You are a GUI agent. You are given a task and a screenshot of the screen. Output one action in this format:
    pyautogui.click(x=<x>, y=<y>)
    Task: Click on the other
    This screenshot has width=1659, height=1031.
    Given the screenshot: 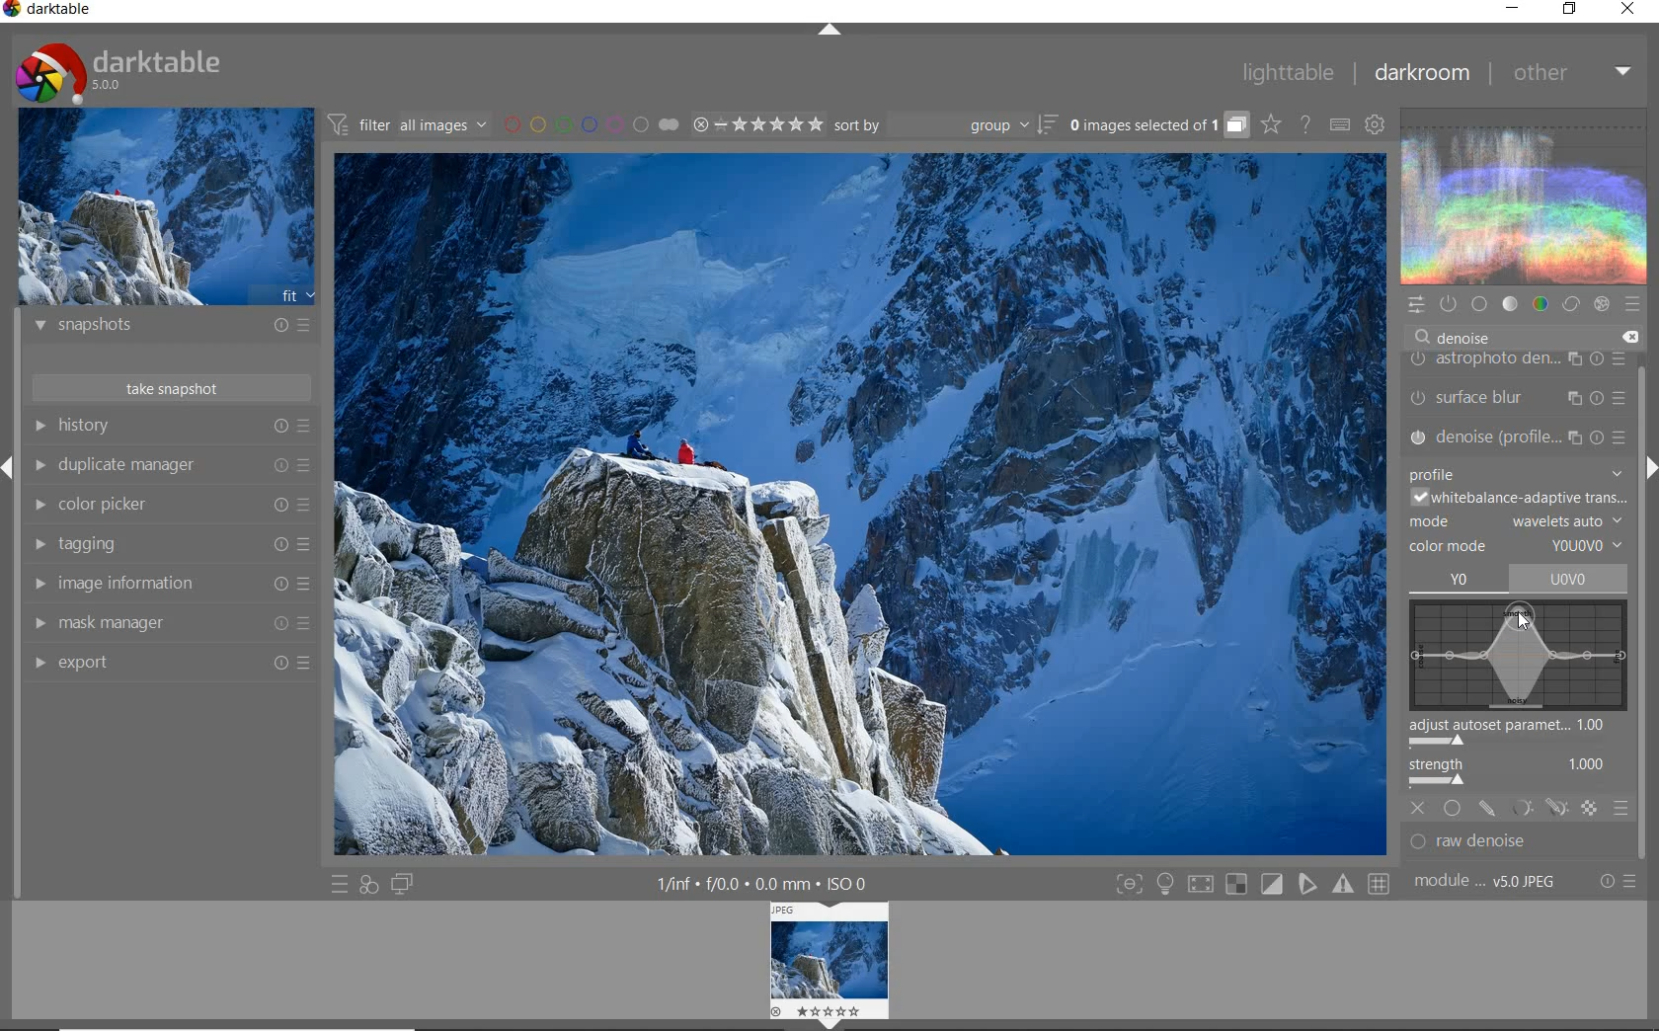 What is the action you would take?
    pyautogui.click(x=1571, y=76)
    